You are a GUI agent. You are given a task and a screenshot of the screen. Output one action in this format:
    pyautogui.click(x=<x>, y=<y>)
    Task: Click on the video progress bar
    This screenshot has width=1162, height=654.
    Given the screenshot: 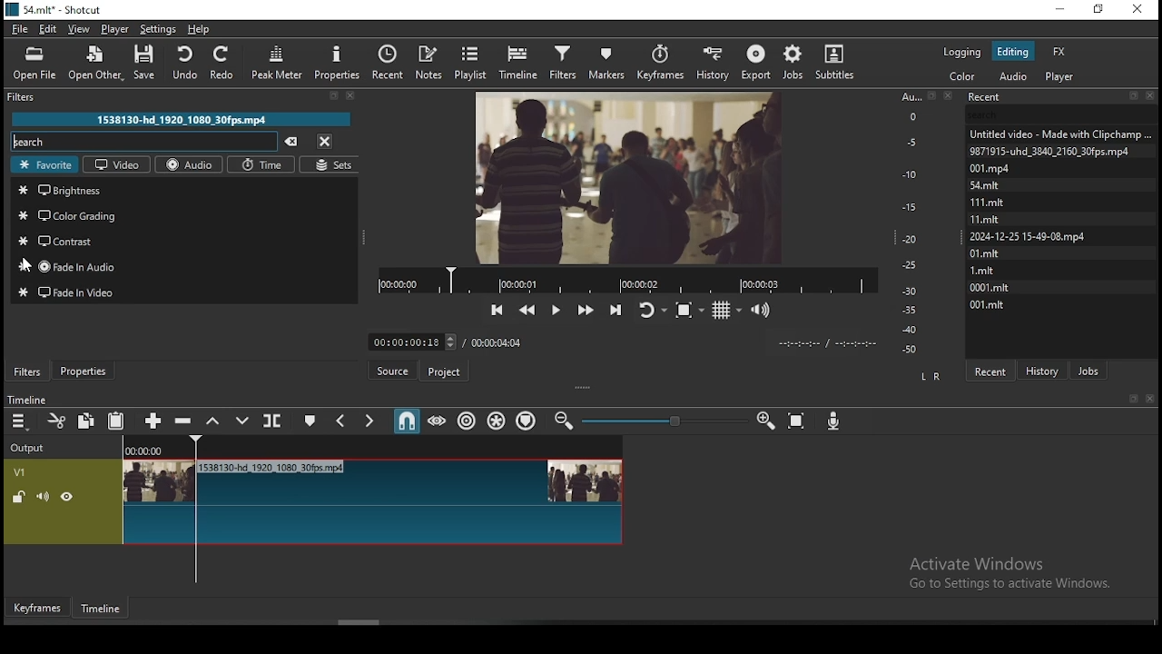 What is the action you would take?
    pyautogui.click(x=622, y=279)
    